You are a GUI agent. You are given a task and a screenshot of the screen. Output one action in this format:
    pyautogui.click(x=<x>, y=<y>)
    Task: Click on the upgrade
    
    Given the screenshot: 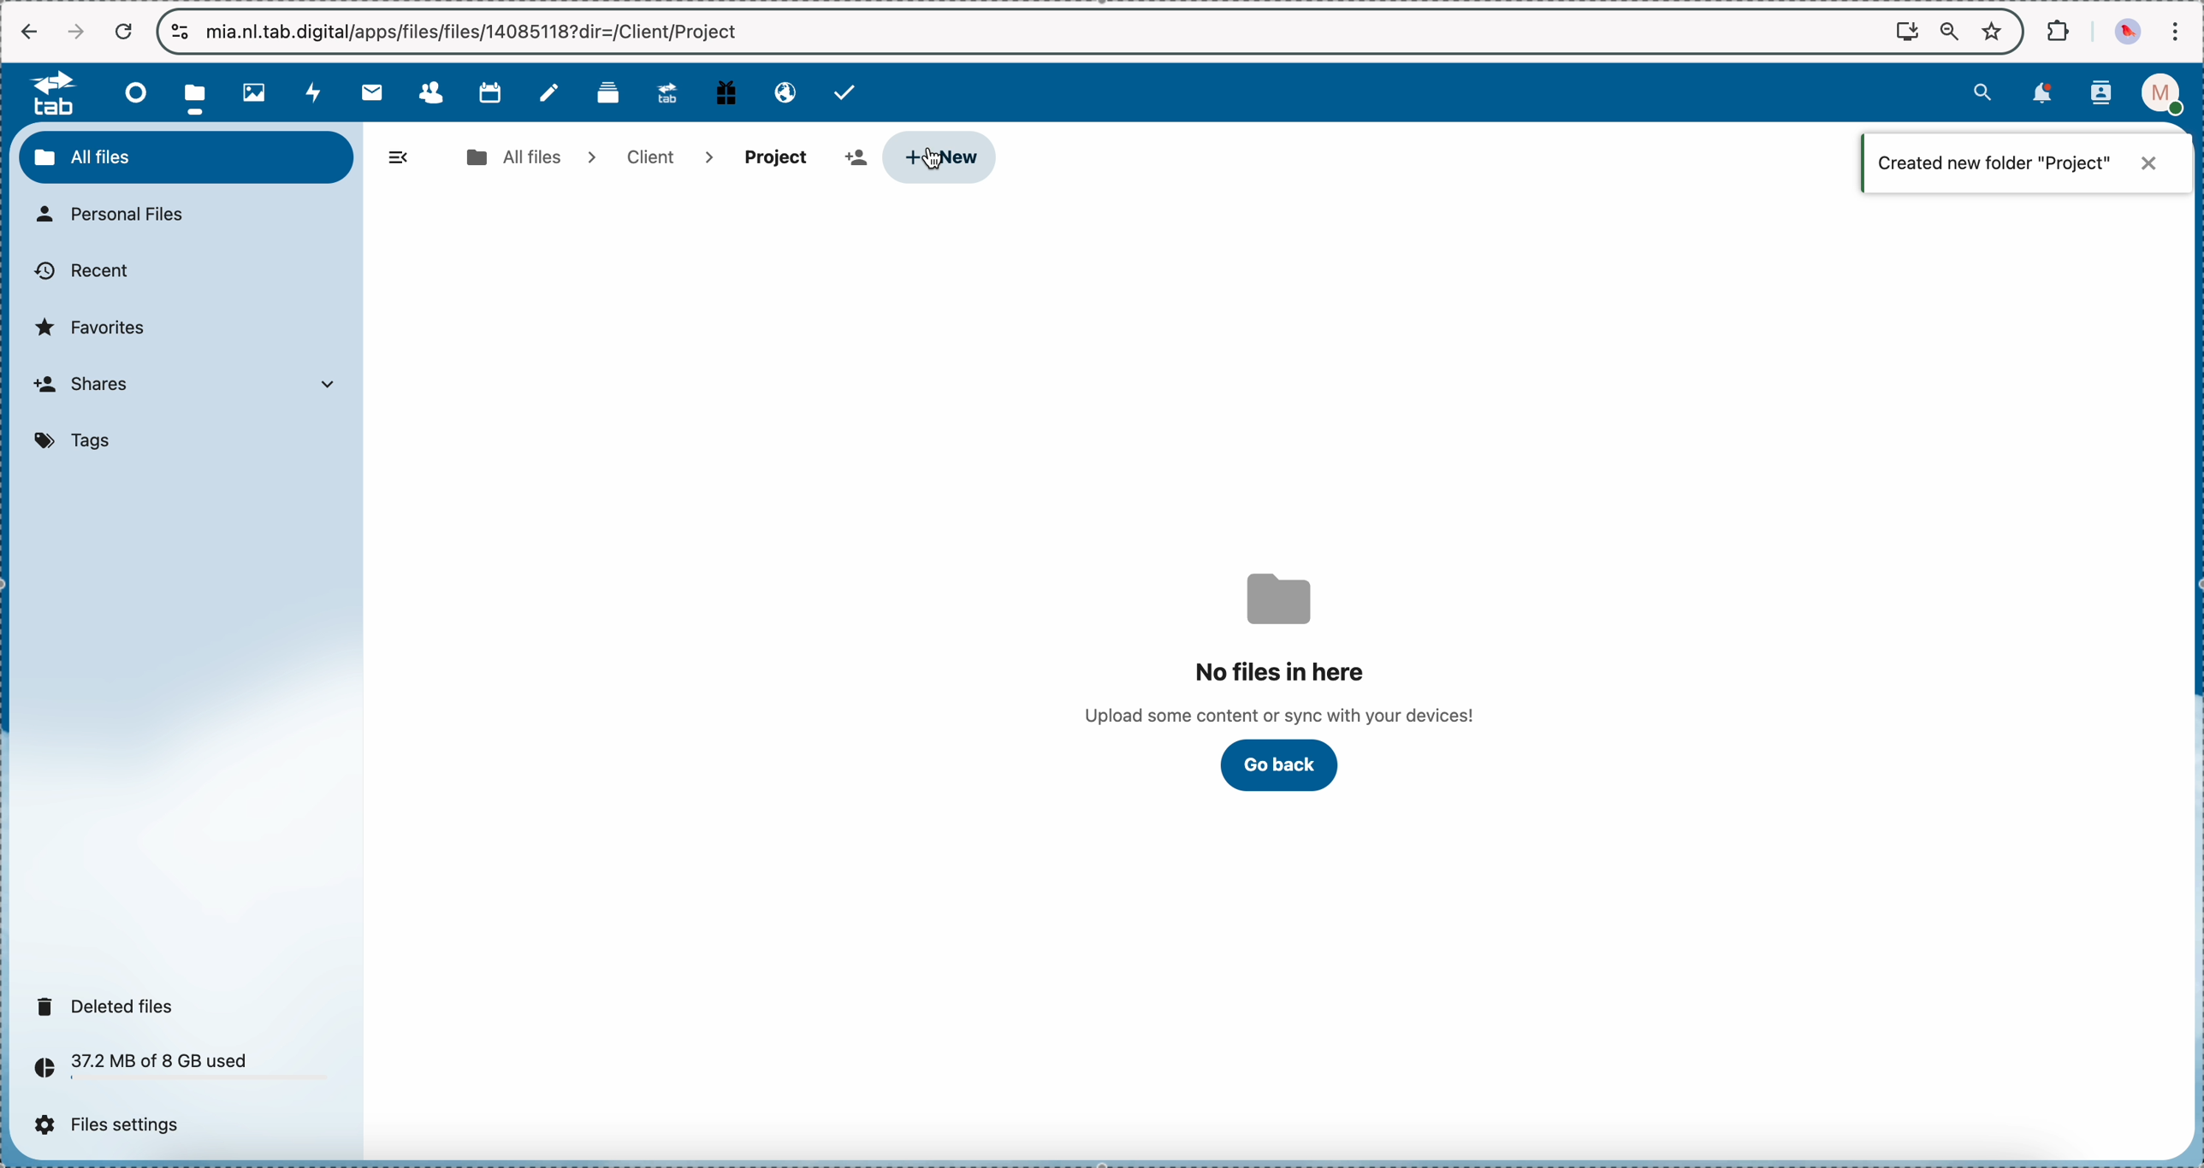 What is the action you would take?
    pyautogui.click(x=667, y=91)
    